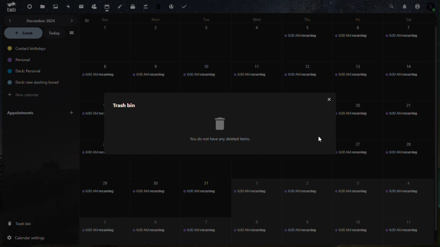 The width and height of the screenshot is (440, 247). I want to click on 13, so click(352, 72).